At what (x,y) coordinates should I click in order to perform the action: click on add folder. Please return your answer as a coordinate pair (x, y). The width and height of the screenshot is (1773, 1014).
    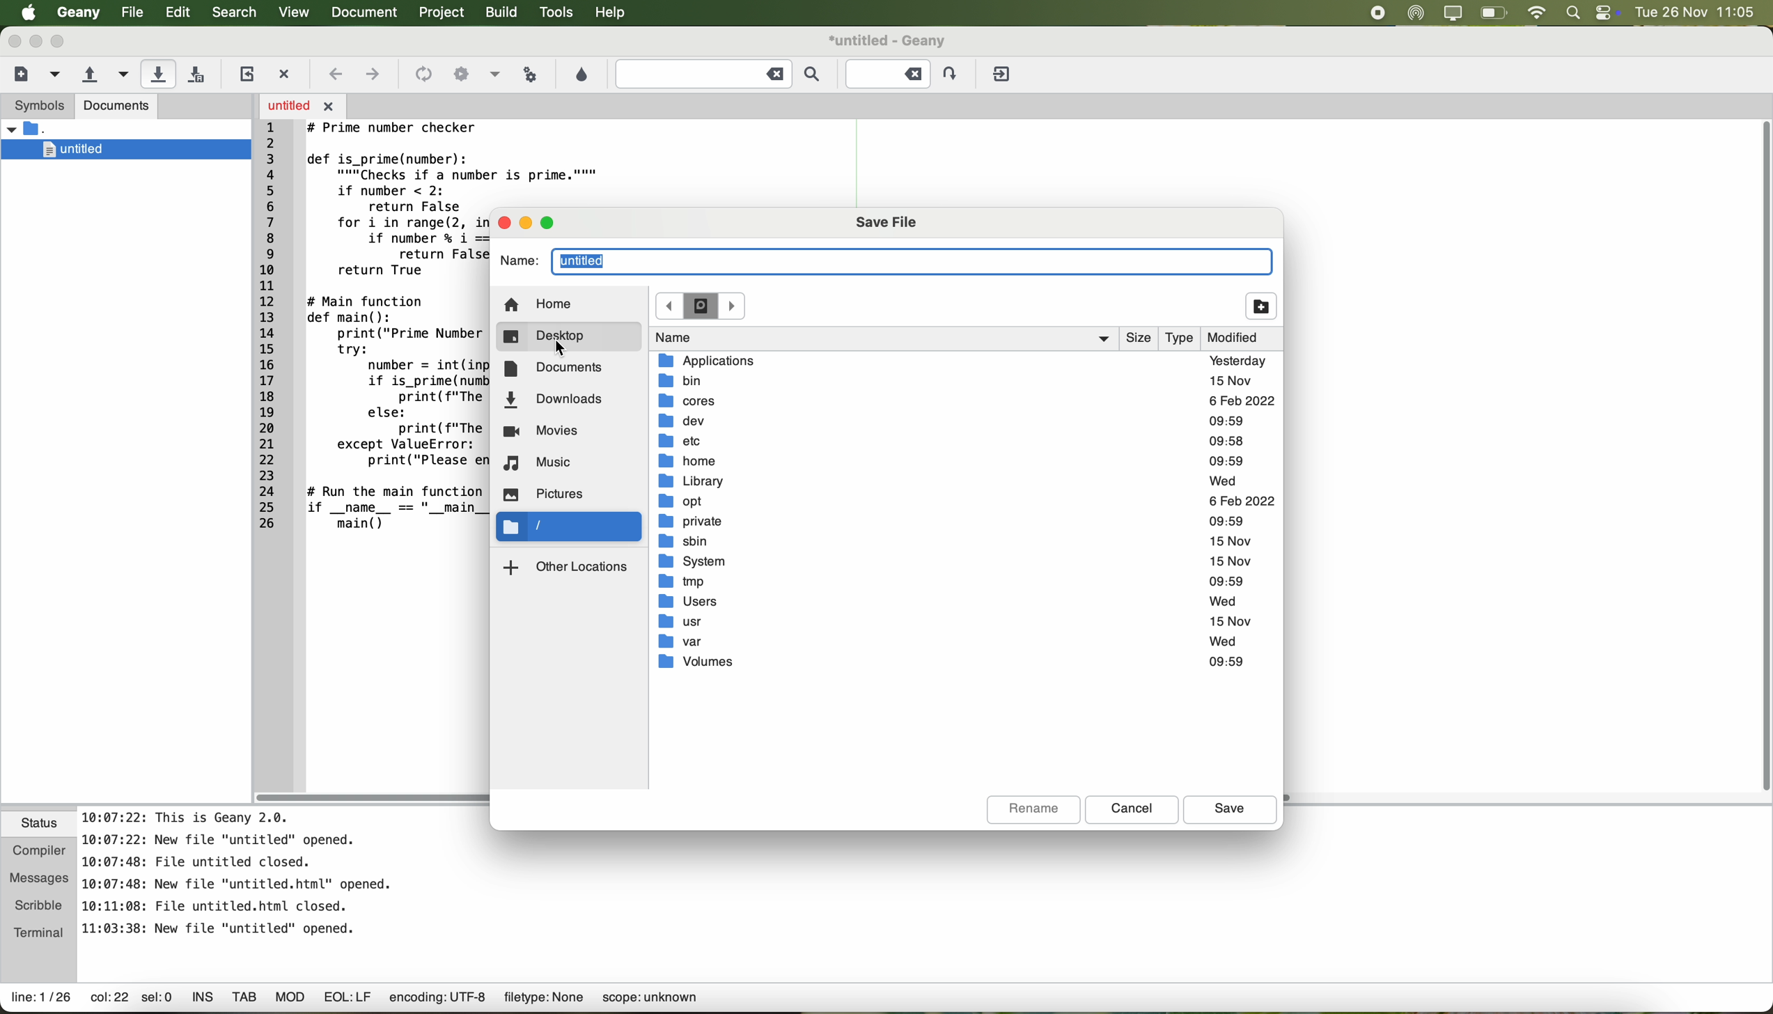
    Looking at the image, I should click on (1262, 306).